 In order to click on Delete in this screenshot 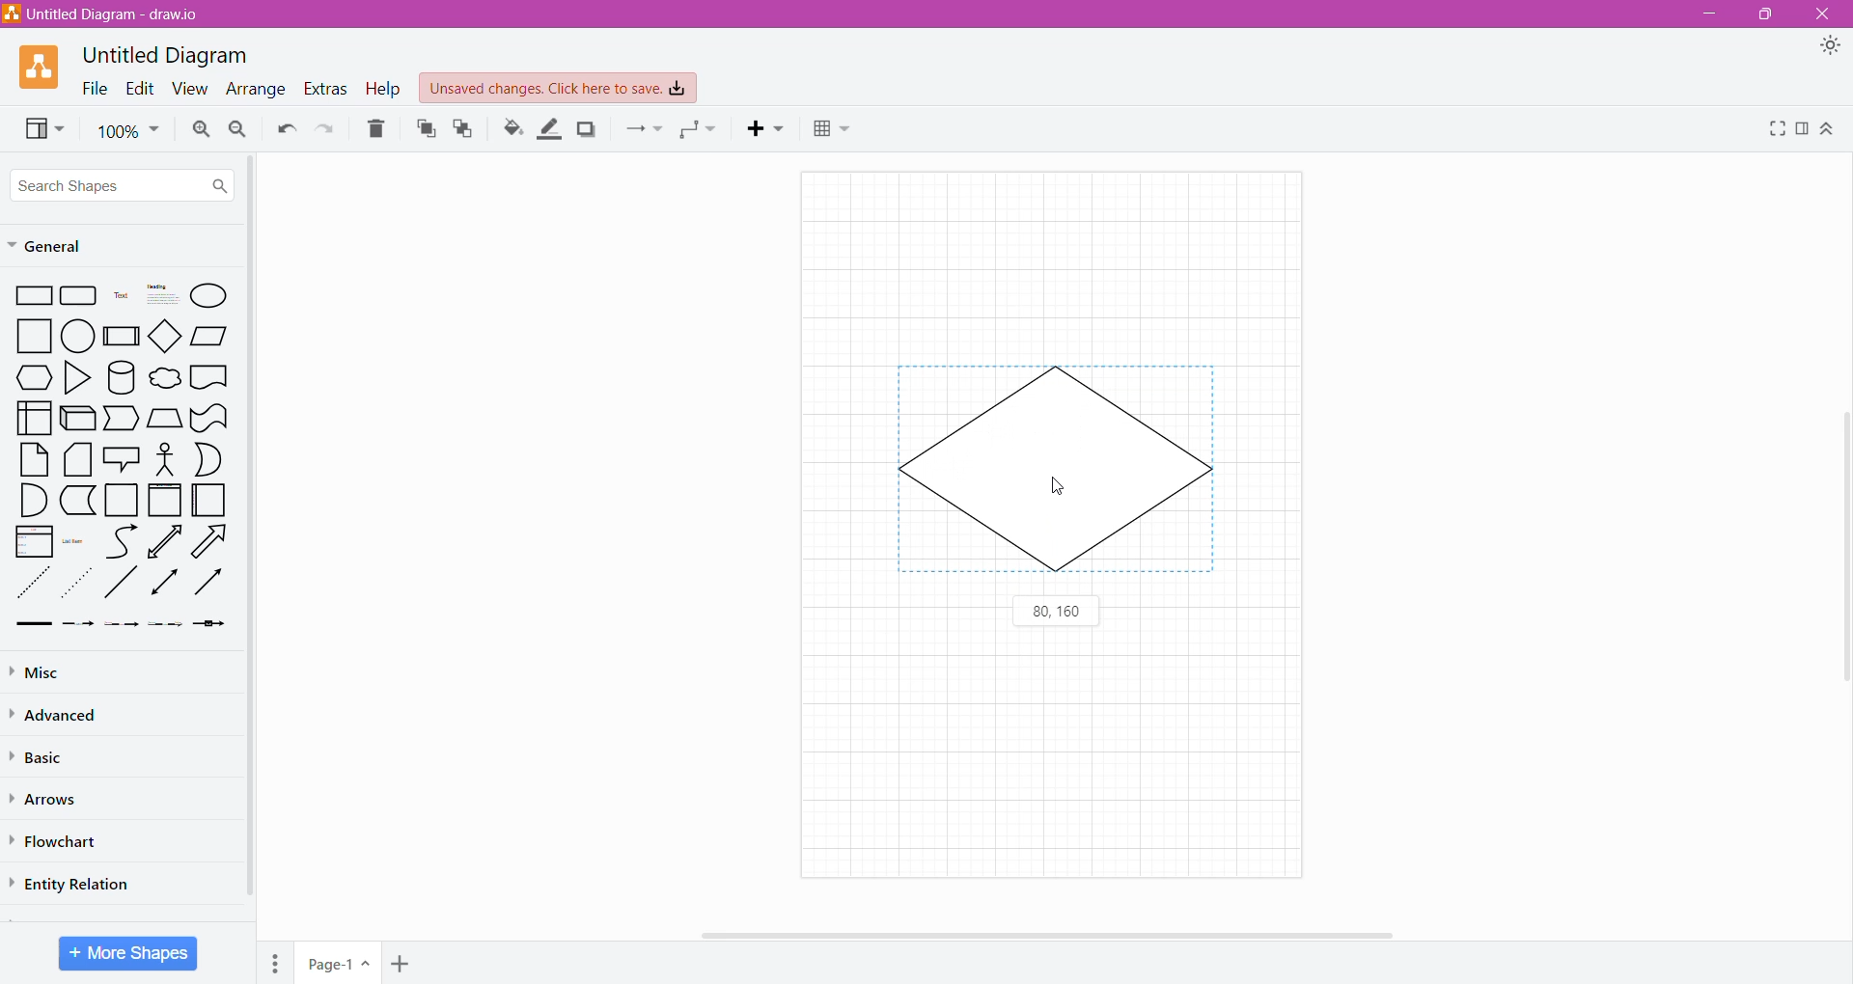, I will do `click(377, 129)`.